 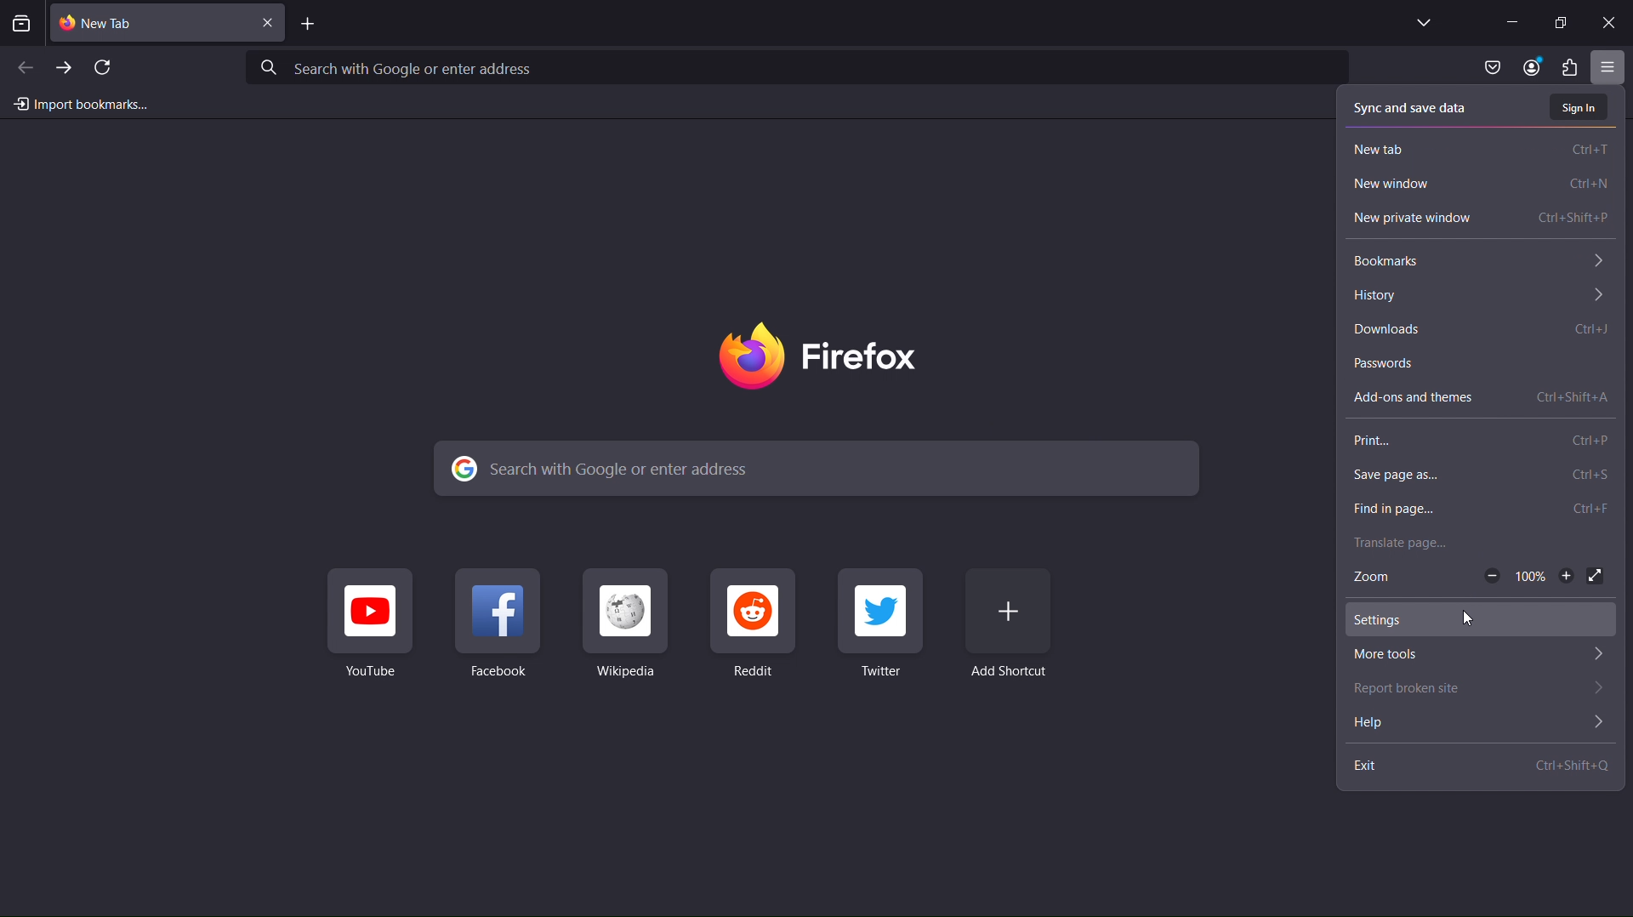 I want to click on Sync and save data, so click(x=1422, y=105).